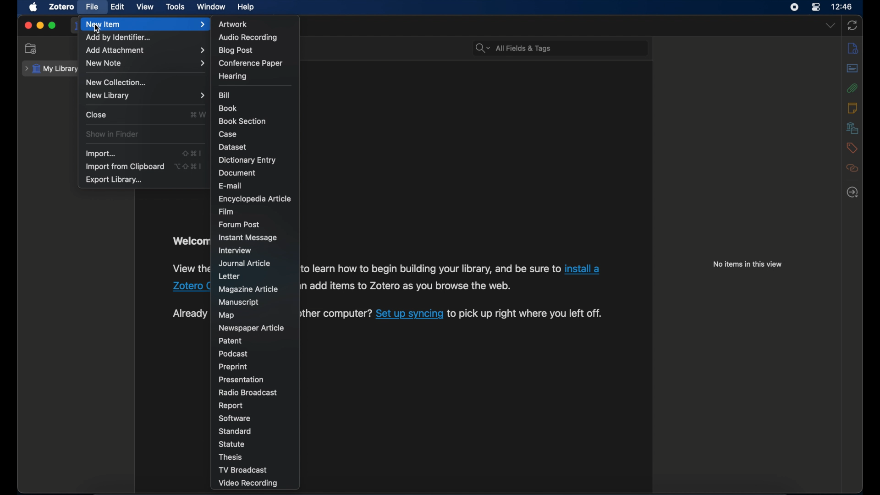 The height and width of the screenshot is (495, 880). Describe the element at coordinates (197, 114) in the screenshot. I see `shortcut` at that location.